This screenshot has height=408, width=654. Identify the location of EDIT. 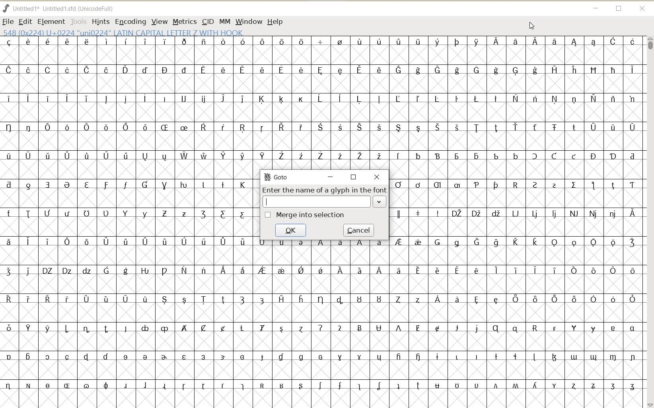
(25, 22).